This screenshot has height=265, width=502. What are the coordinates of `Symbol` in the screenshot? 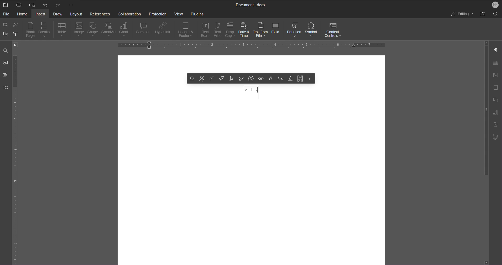 It's located at (312, 30).